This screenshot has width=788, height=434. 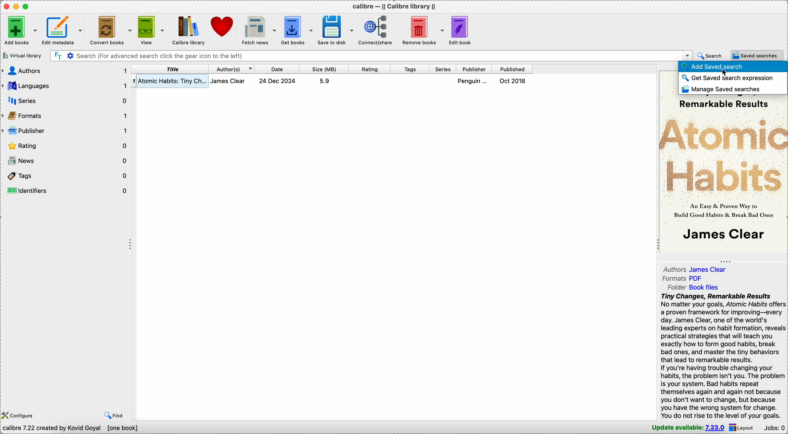 I want to click on search, so click(x=709, y=55).